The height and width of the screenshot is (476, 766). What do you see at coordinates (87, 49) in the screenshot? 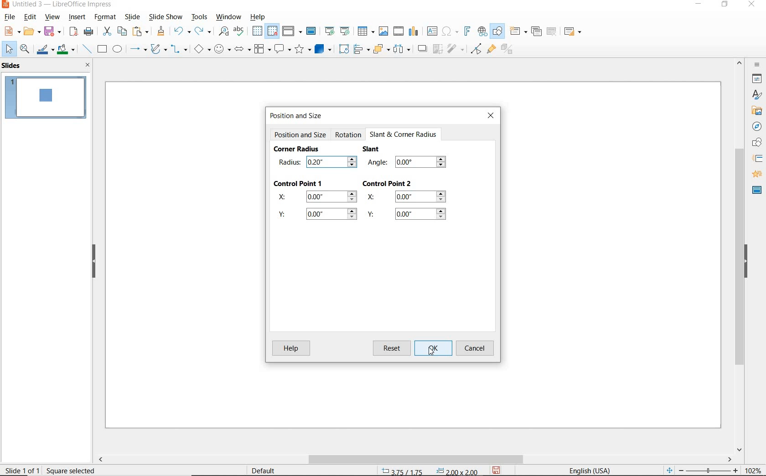
I see `insert line` at bounding box center [87, 49].